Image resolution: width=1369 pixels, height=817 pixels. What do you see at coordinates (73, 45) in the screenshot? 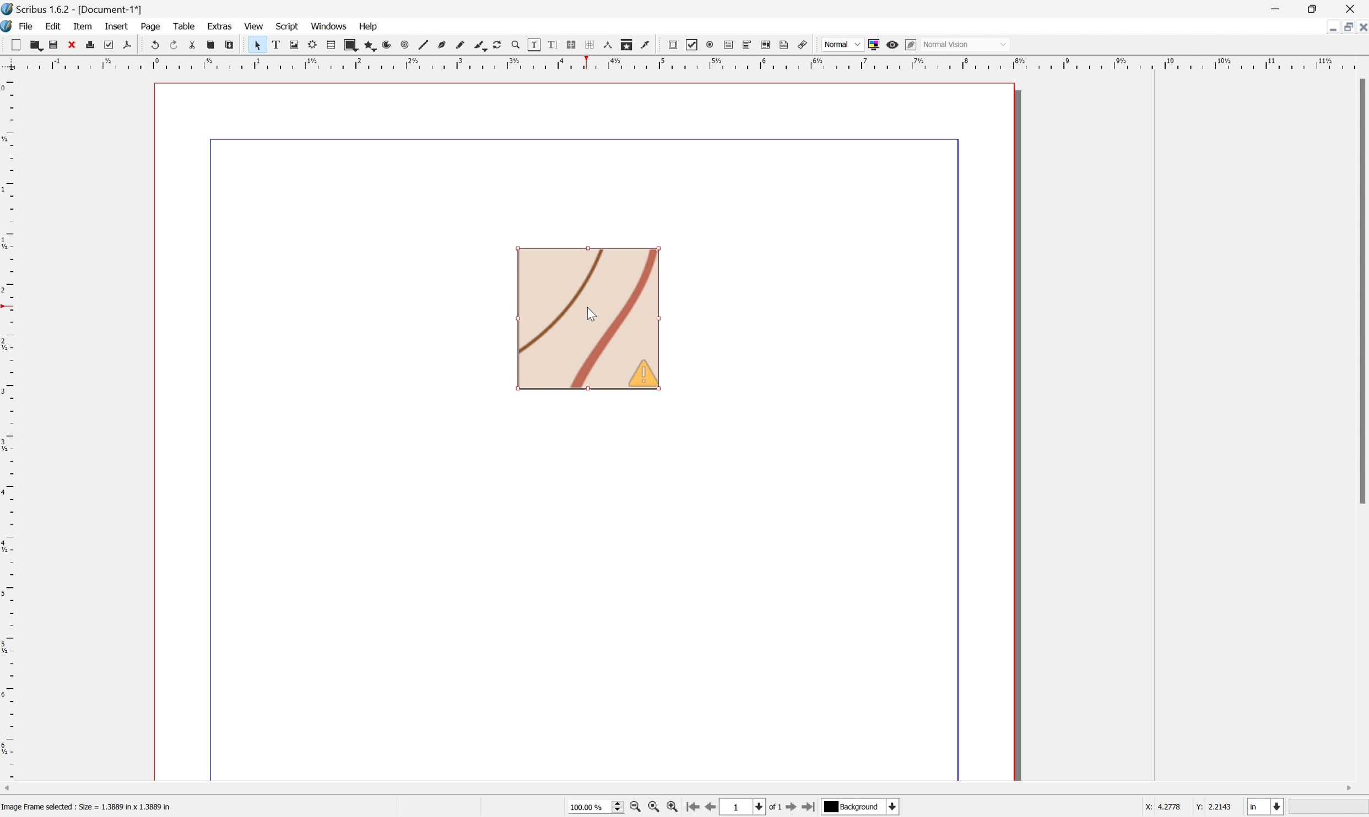
I see `Close` at bounding box center [73, 45].